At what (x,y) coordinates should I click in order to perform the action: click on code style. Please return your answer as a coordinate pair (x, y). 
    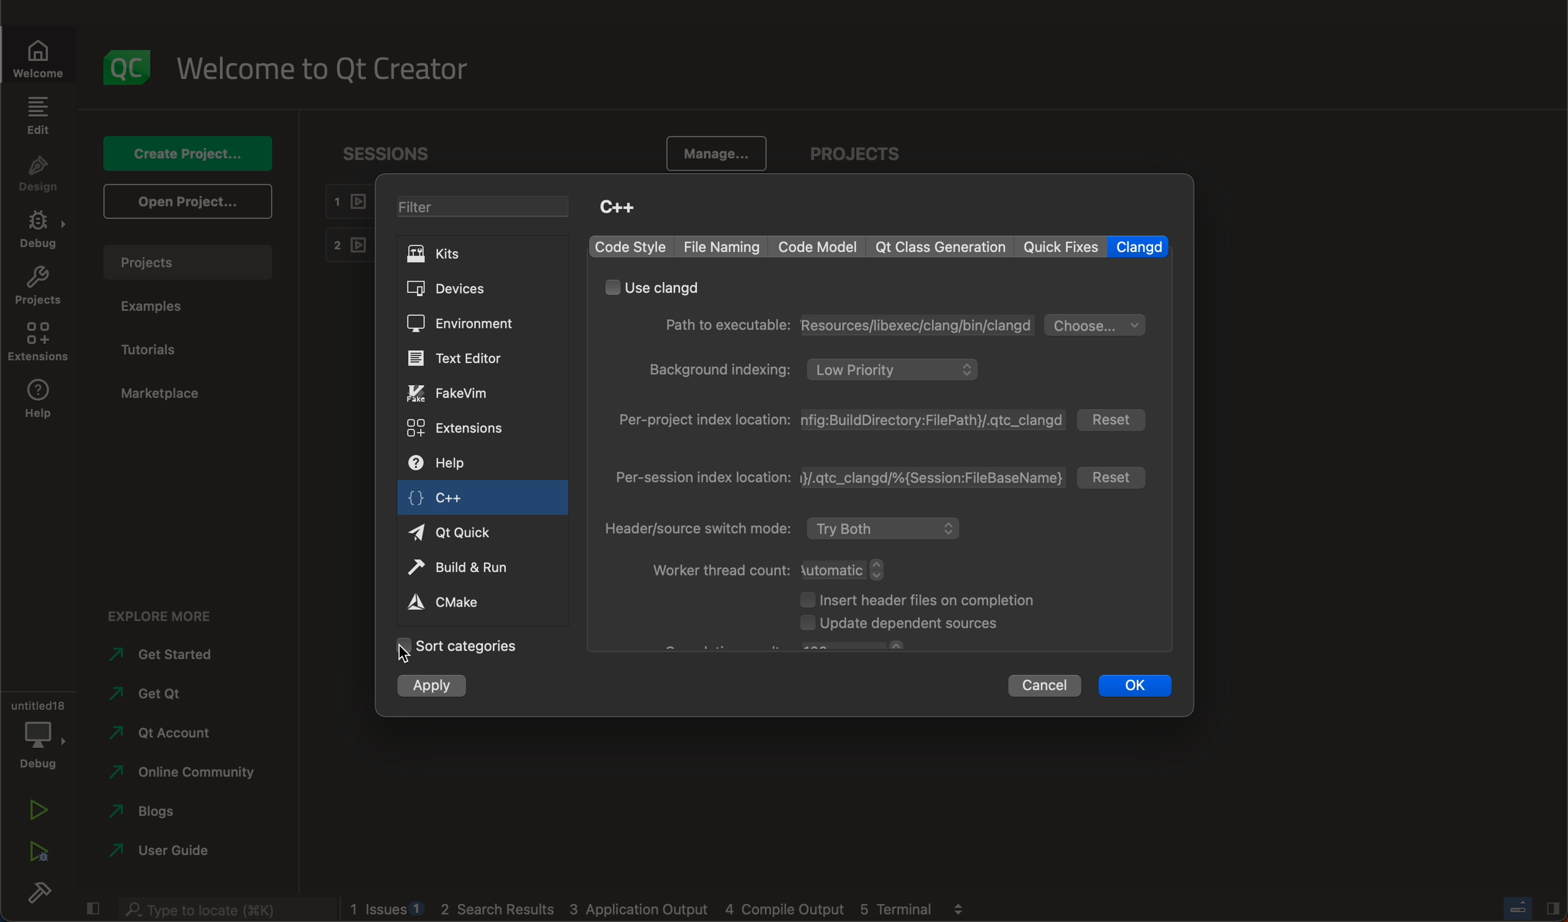
    Looking at the image, I should click on (630, 246).